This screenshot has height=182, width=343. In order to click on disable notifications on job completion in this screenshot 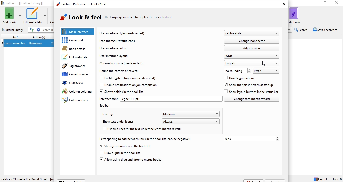, I will do `click(128, 86)`.